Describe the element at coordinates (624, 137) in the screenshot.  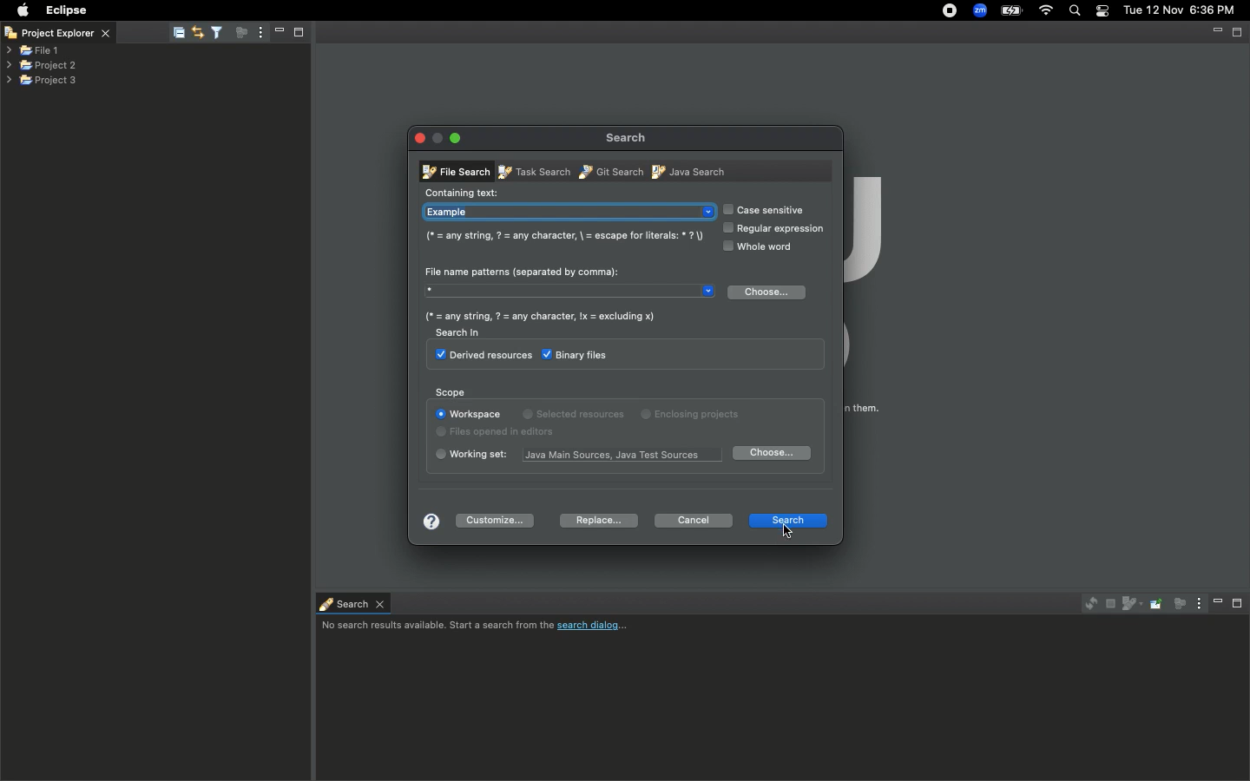
I see `Search` at that location.